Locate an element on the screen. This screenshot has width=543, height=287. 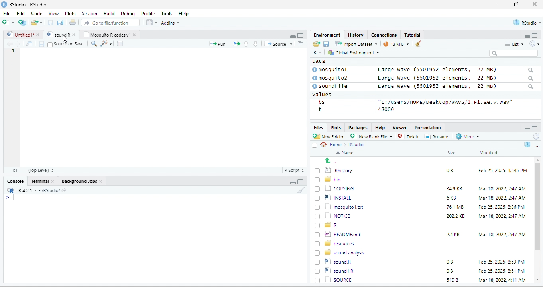
source on Save is located at coordinates (67, 45).